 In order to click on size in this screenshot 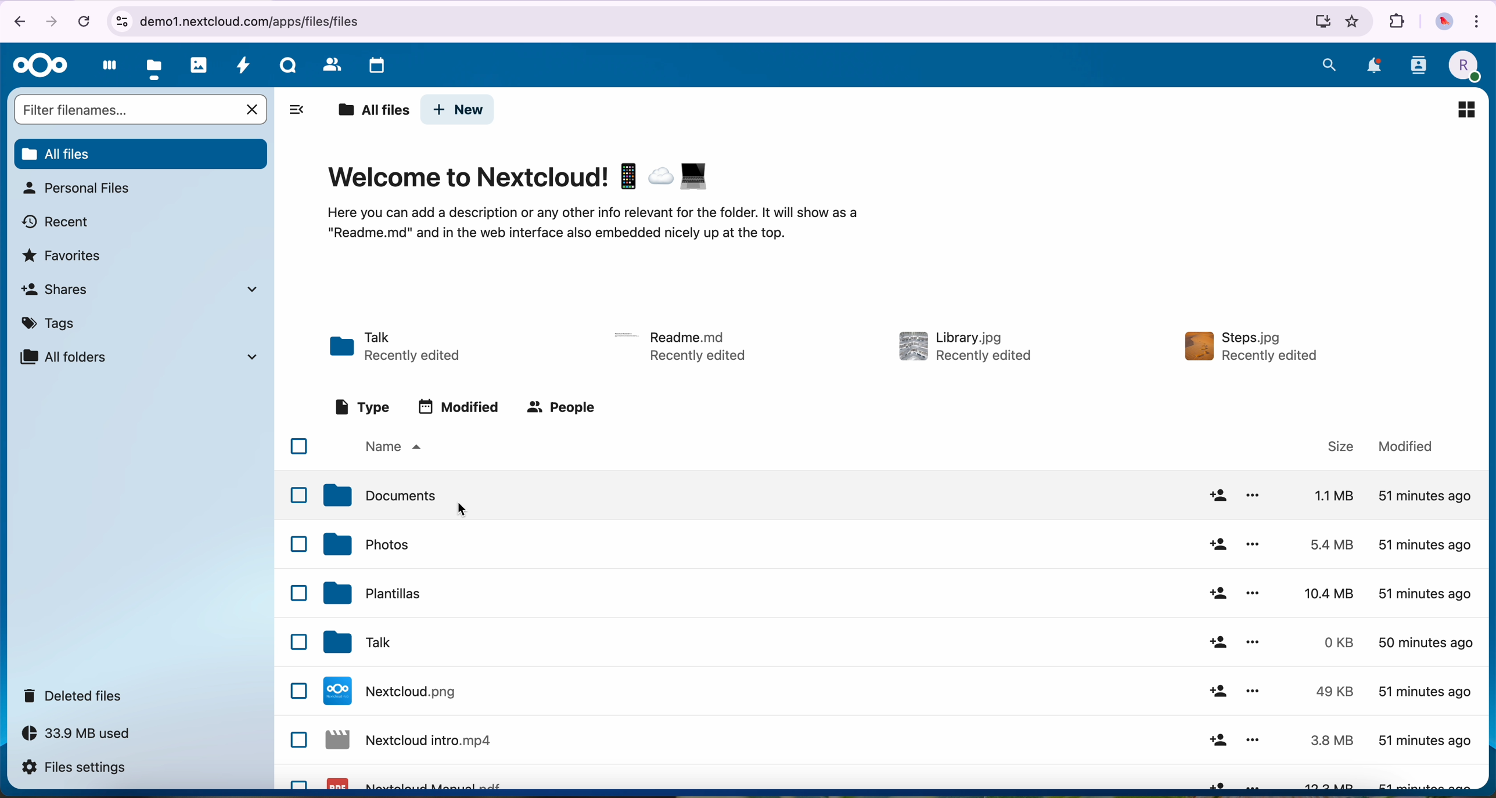, I will do `click(1340, 447)`.